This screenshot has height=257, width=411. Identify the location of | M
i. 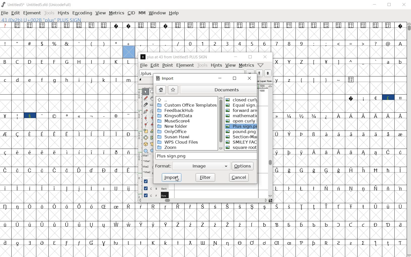
(5, 122).